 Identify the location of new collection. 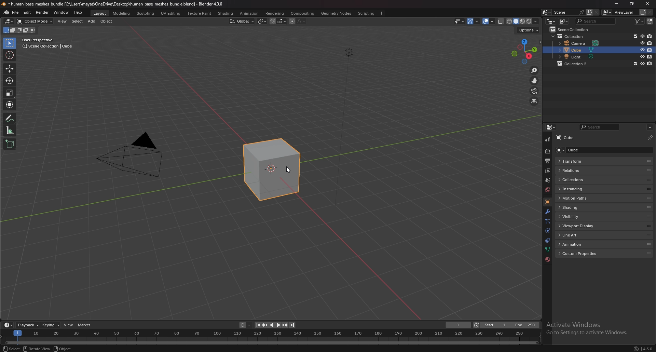
(651, 21).